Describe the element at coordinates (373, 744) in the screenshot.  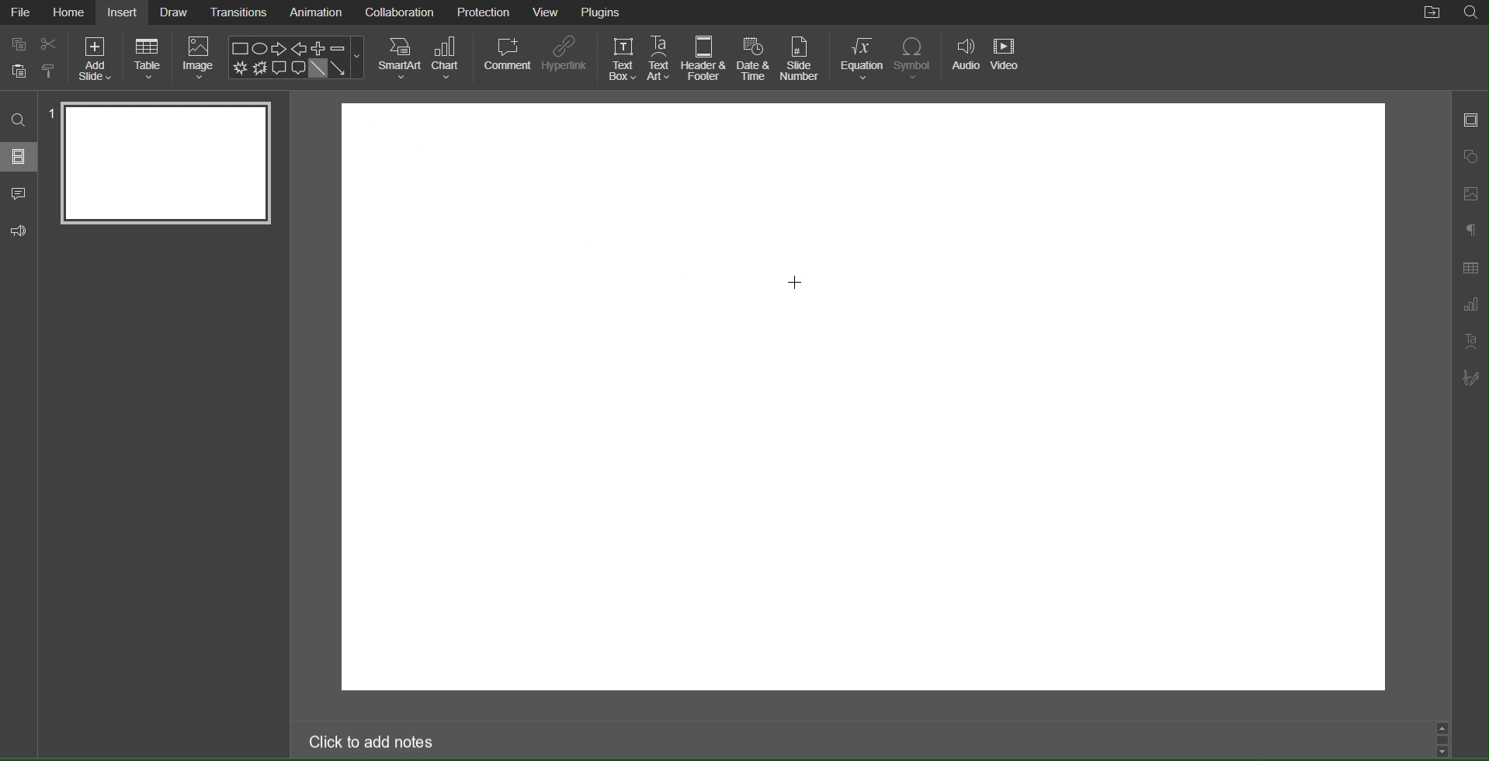
I see `Click to add notes` at that location.